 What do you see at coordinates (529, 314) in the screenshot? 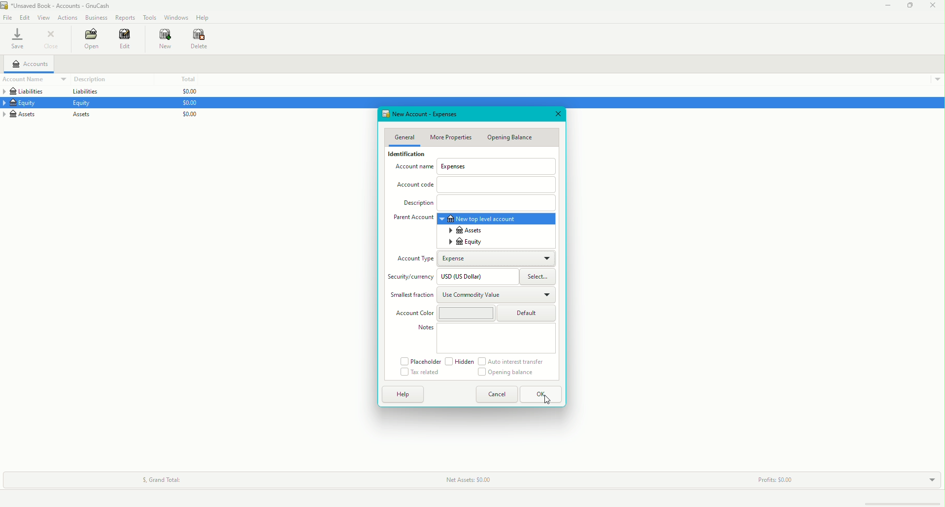
I see `Trading` at bounding box center [529, 314].